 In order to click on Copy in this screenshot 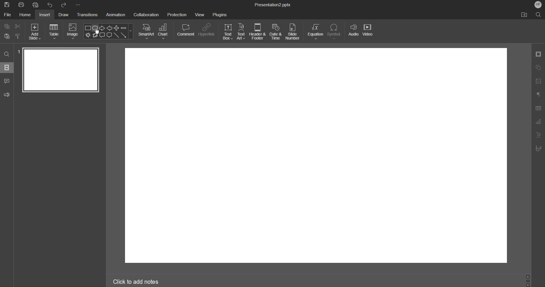, I will do `click(6, 26)`.